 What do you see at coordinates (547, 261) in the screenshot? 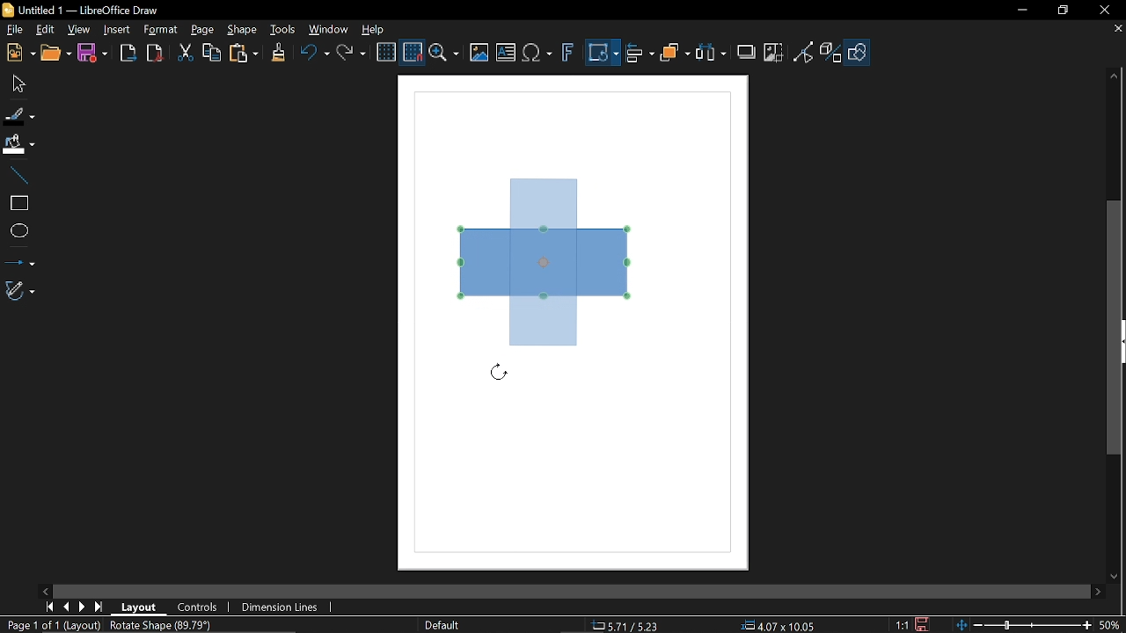
I see `Rectangle (selected diagram)` at bounding box center [547, 261].